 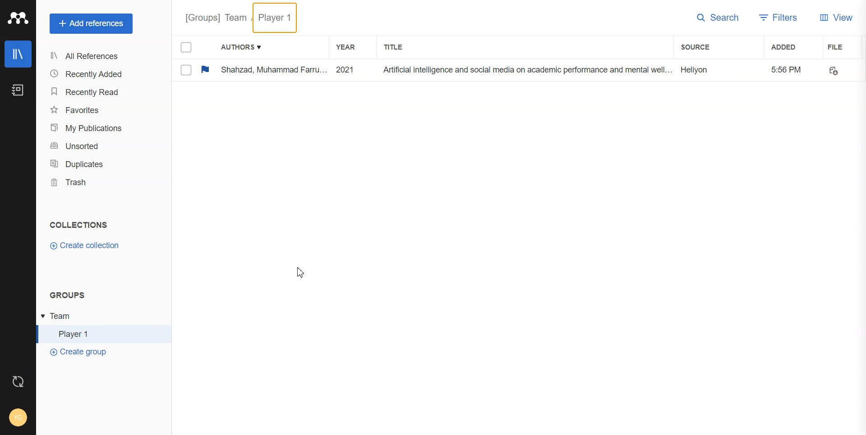 I want to click on Filters, so click(x=778, y=18).